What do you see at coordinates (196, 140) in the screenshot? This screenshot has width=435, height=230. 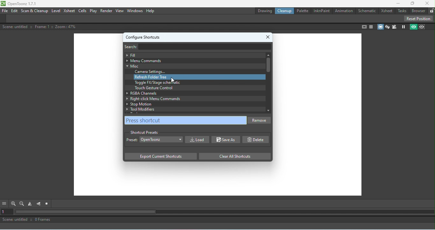 I see `Load` at bounding box center [196, 140].